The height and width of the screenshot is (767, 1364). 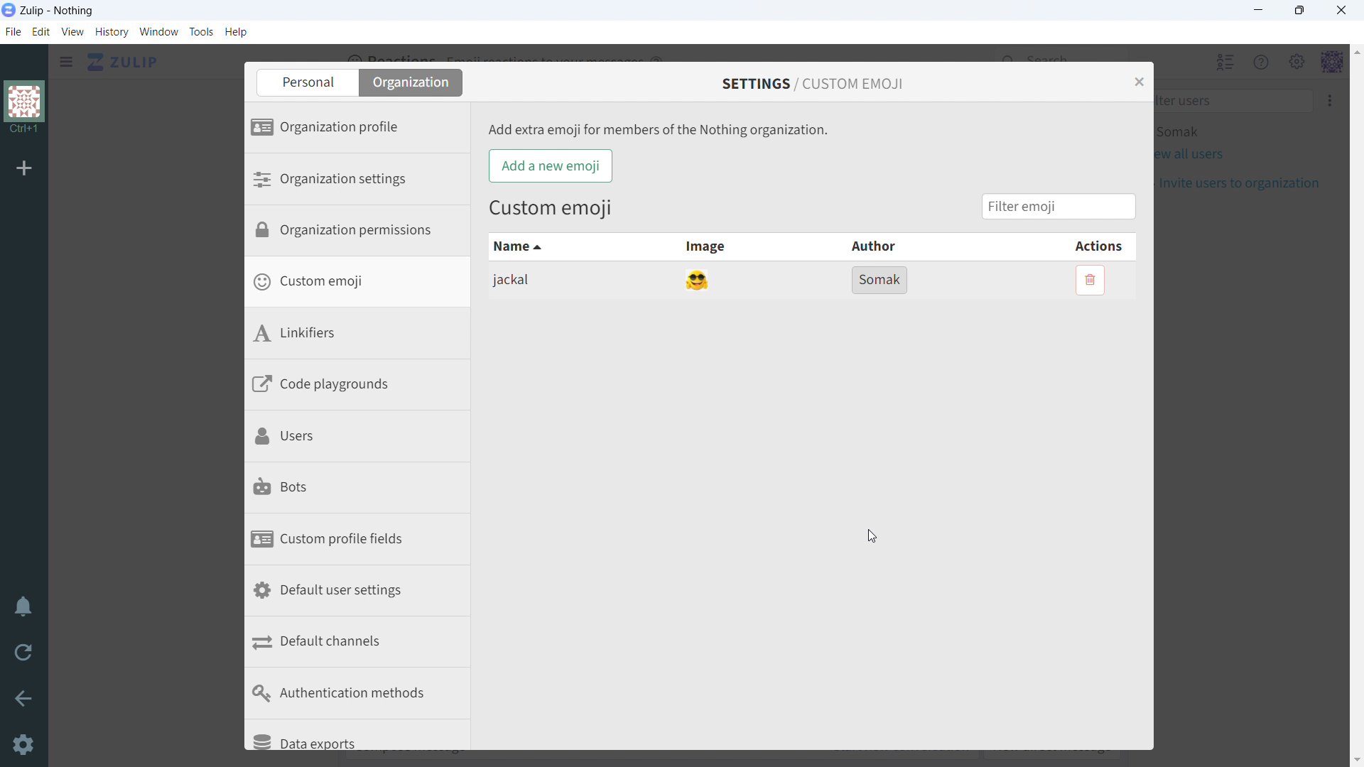 What do you see at coordinates (714, 248) in the screenshot?
I see `image` at bounding box center [714, 248].